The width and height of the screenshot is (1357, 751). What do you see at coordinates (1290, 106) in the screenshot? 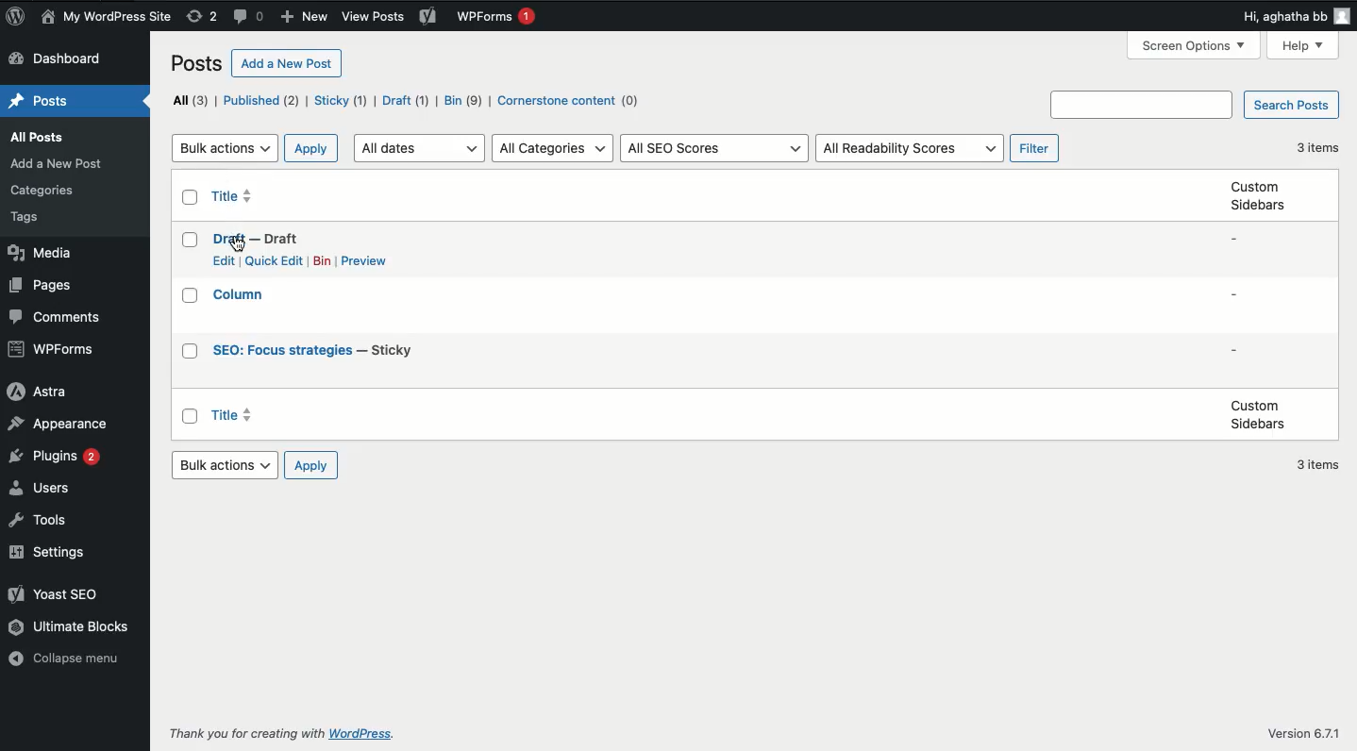
I see `Search posts` at bounding box center [1290, 106].